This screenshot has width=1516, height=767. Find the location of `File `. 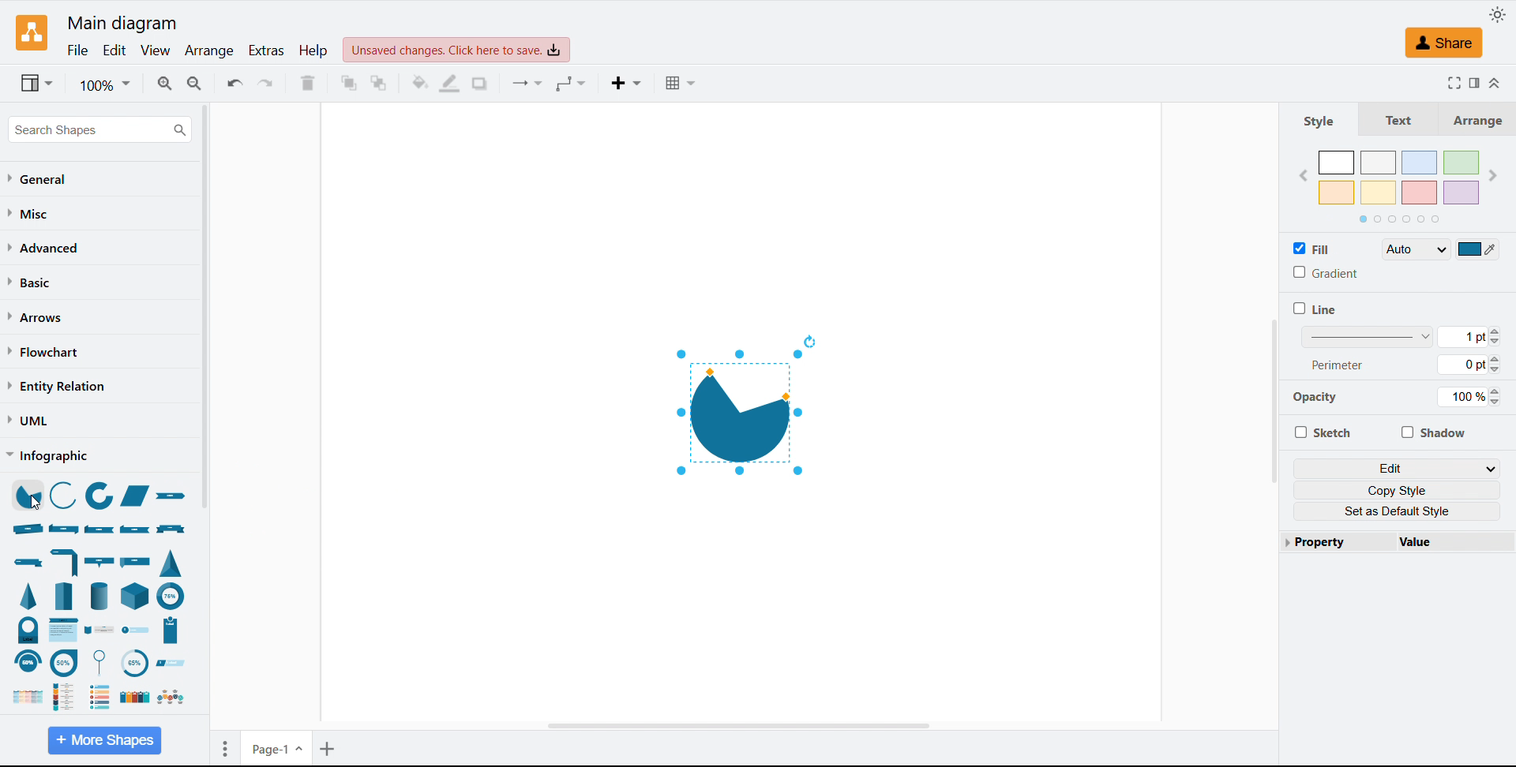

File  is located at coordinates (77, 51).